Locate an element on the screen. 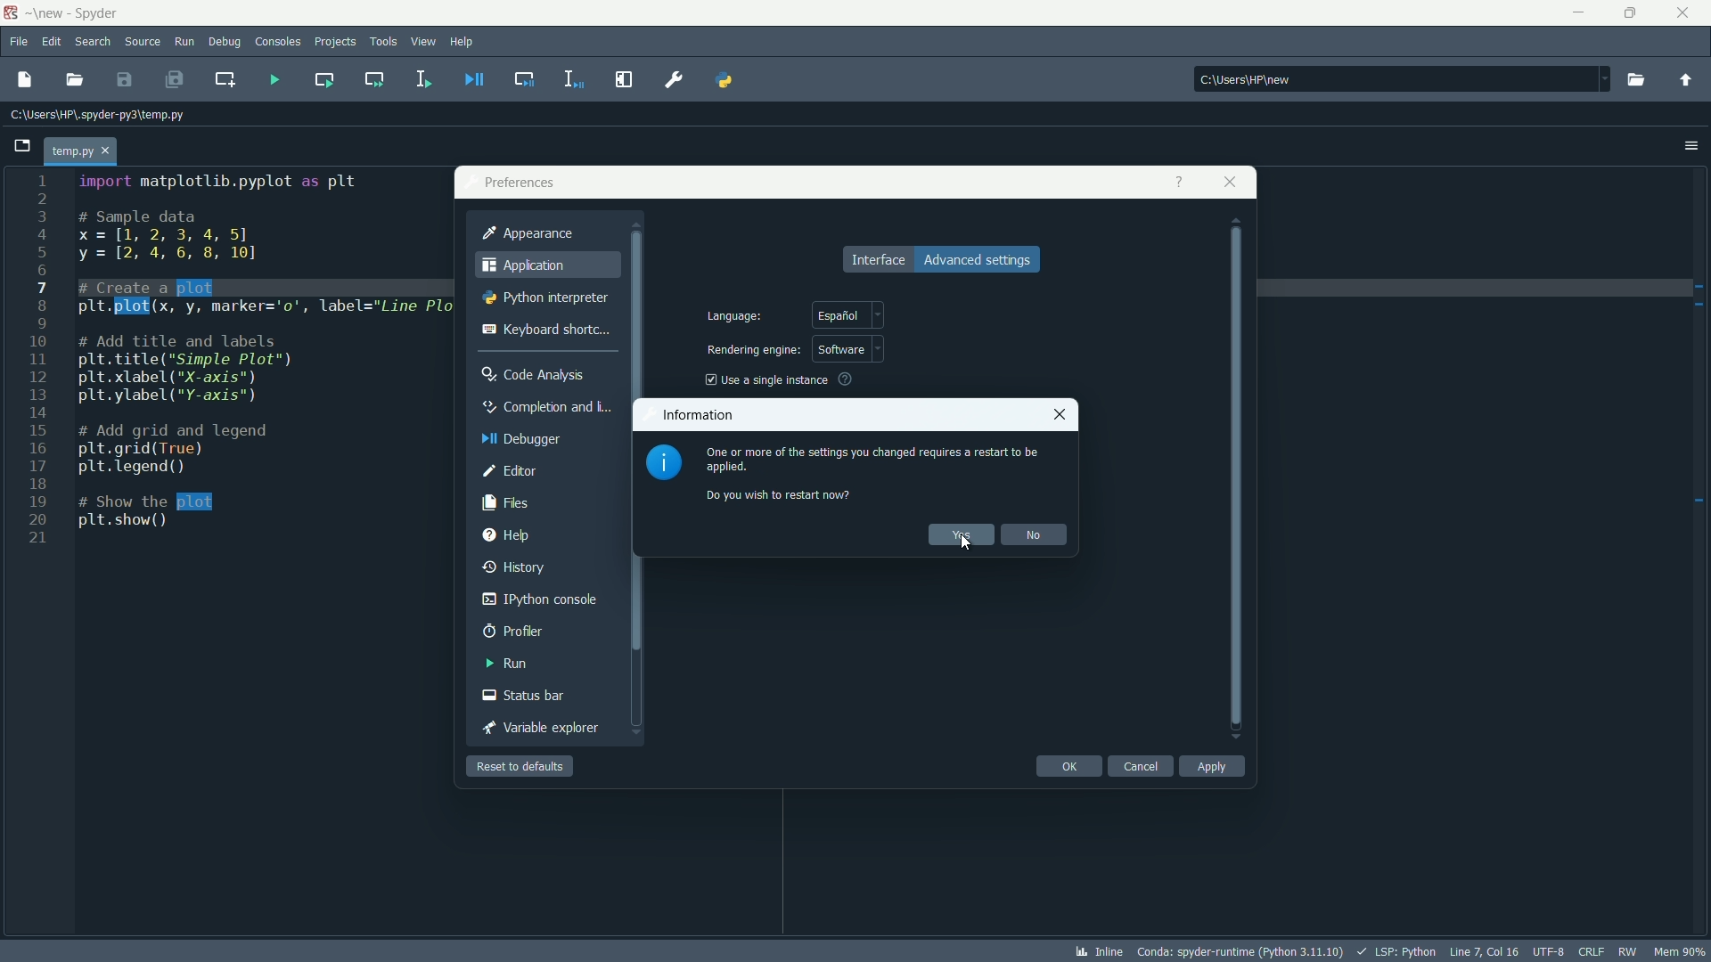 This screenshot has width=1711, height=962. maximize current pane is located at coordinates (623, 78).